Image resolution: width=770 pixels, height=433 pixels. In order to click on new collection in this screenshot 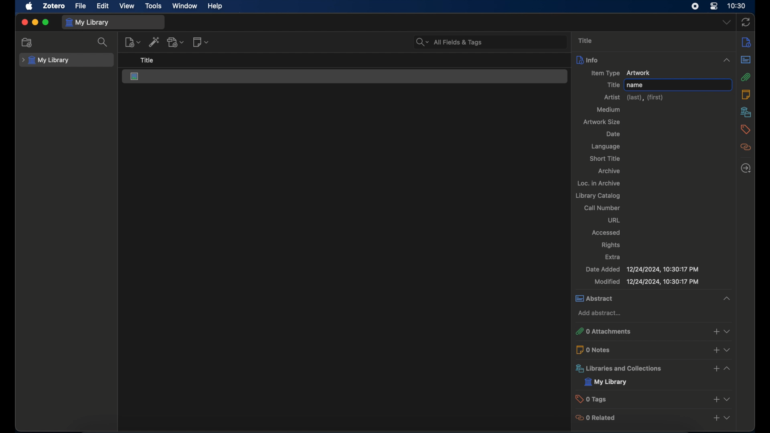, I will do `click(27, 42)`.